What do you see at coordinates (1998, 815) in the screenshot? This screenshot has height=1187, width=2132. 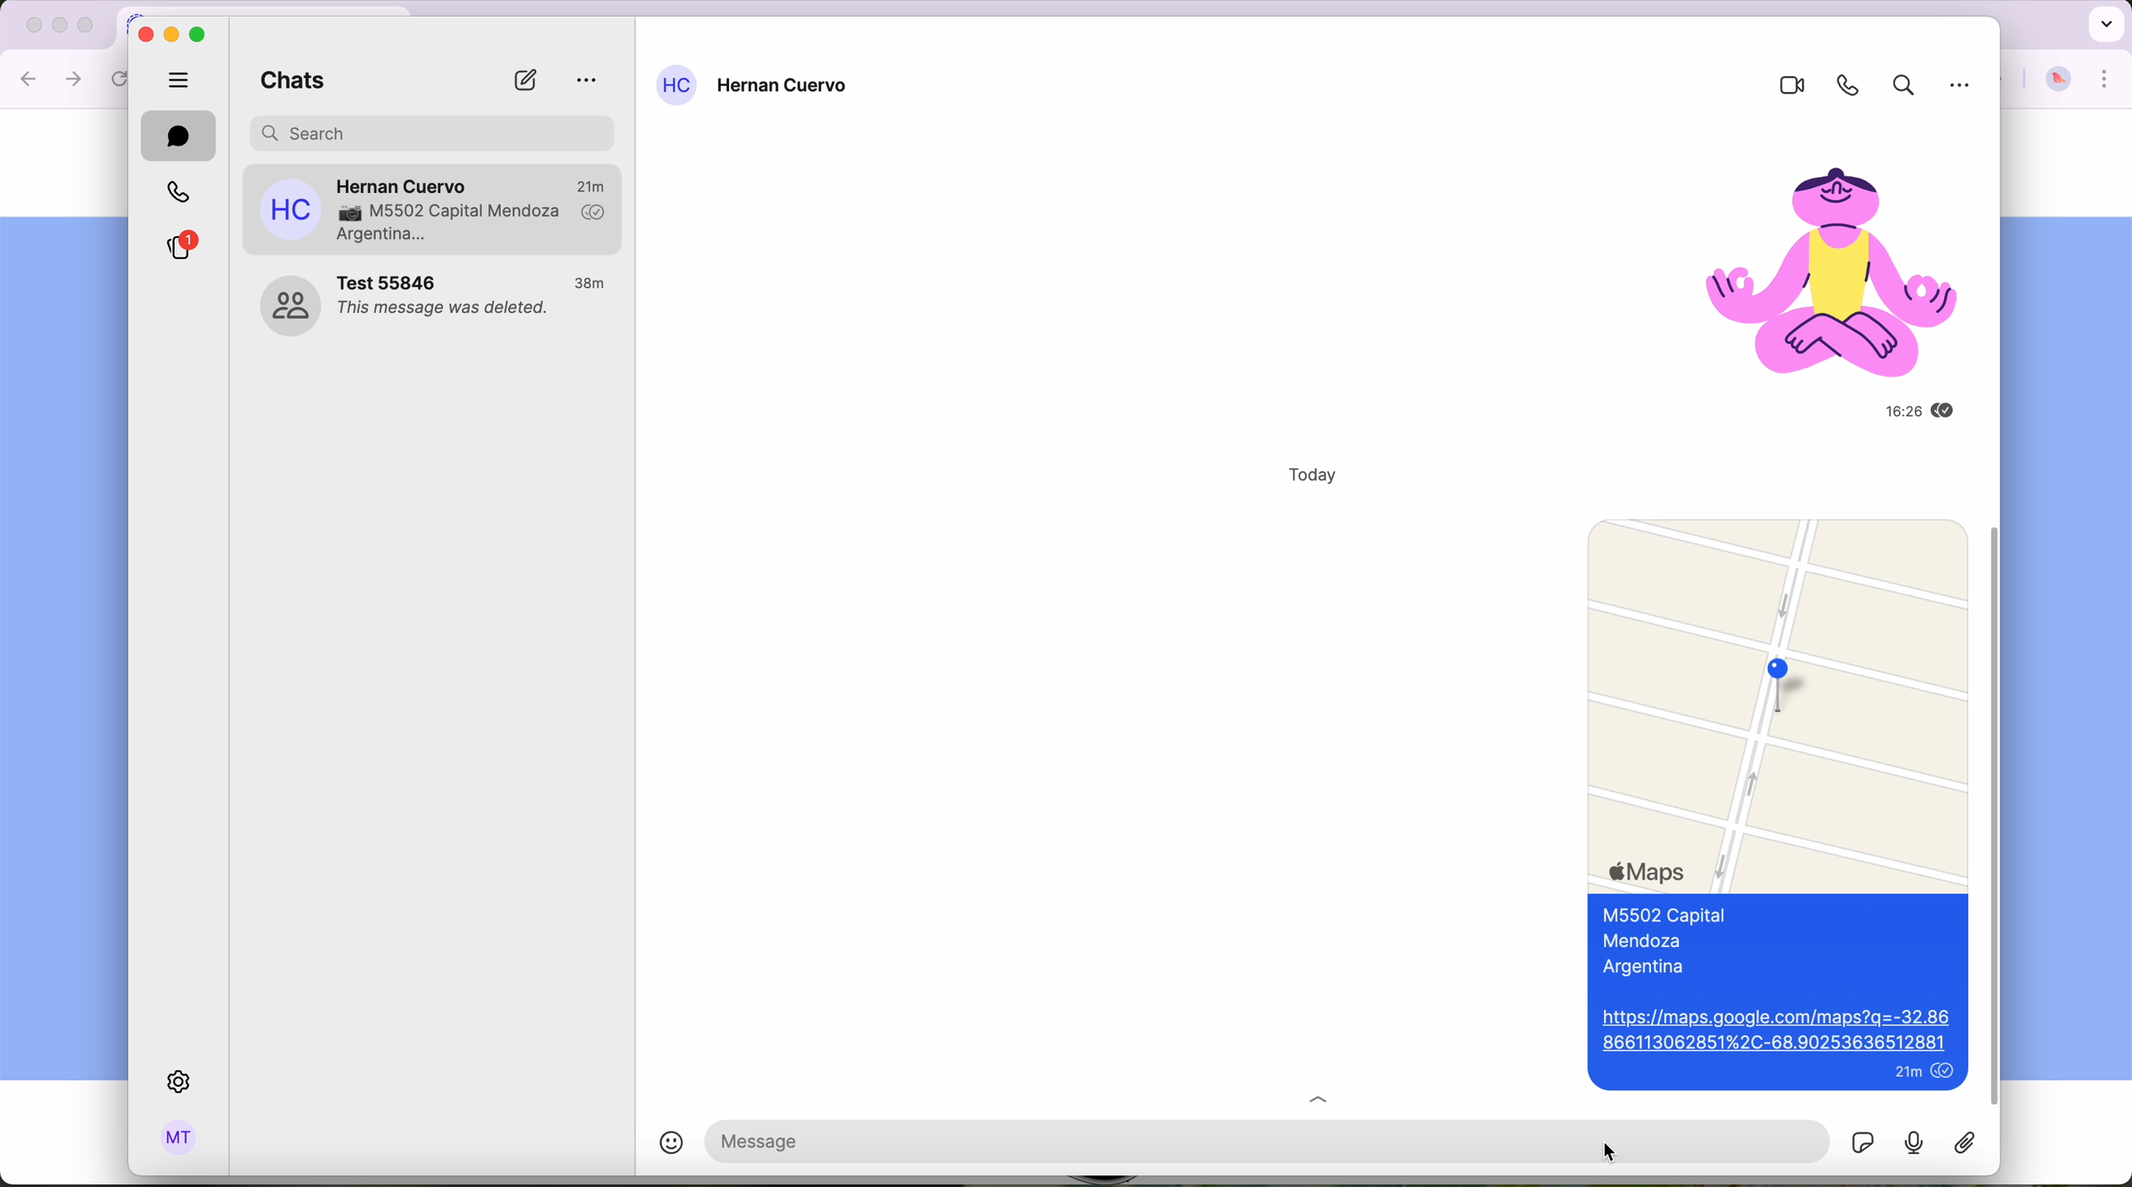 I see `` at bounding box center [1998, 815].